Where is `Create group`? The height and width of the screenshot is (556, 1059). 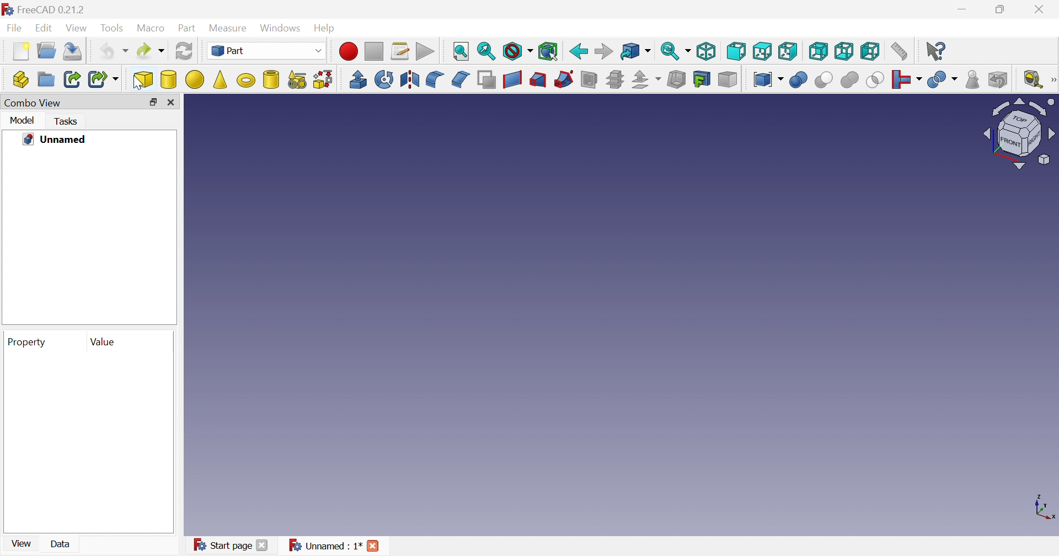 Create group is located at coordinates (45, 77).